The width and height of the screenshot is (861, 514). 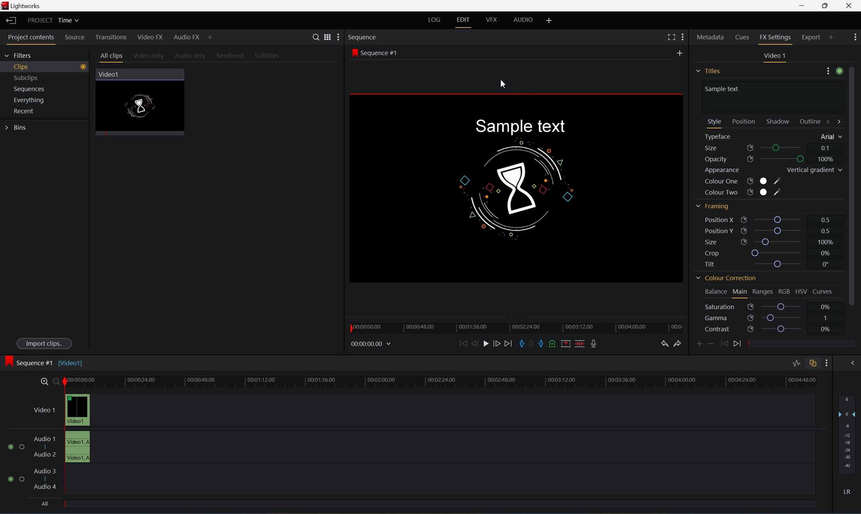 What do you see at coordinates (665, 345) in the screenshot?
I see `undo` at bounding box center [665, 345].